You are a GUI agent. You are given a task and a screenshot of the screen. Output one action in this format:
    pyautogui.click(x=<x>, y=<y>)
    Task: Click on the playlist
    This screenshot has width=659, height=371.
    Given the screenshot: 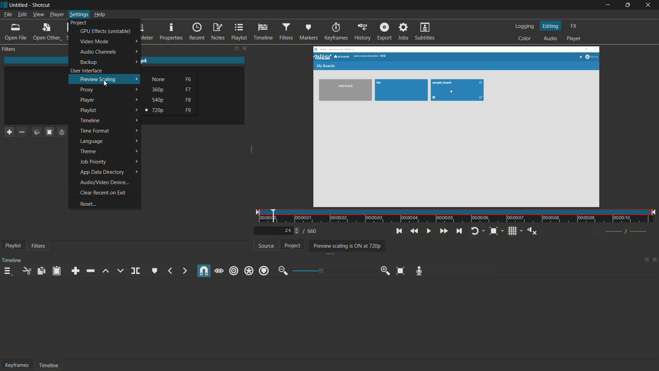 What is the action you would take?
    pyautogui.click(x=89, y=110)
    